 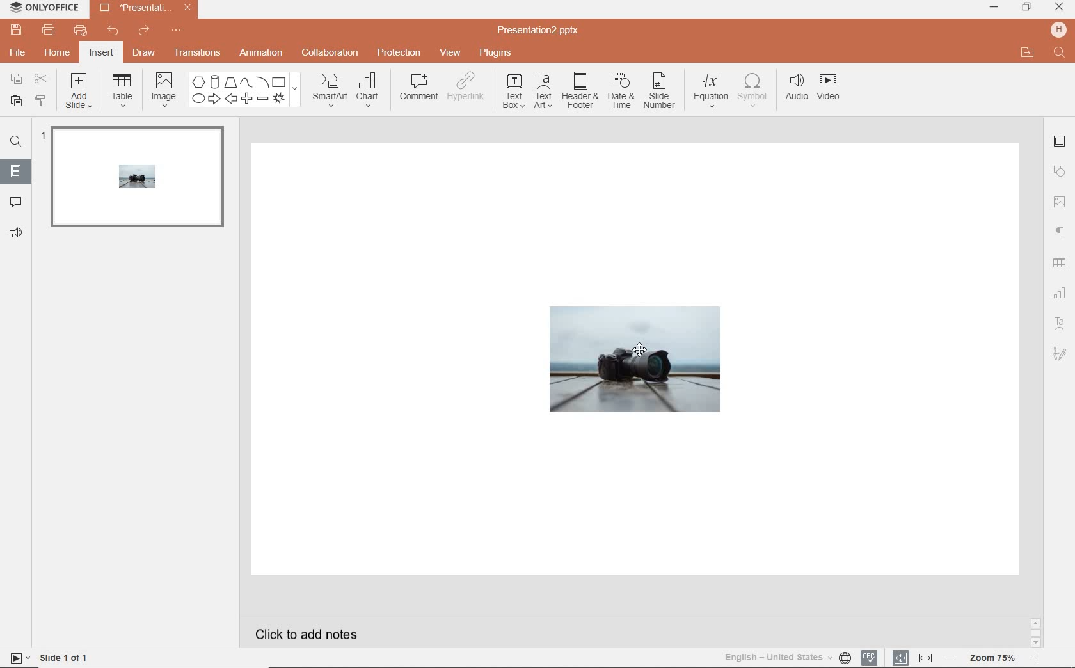 What do you see at coordinates (828, 89) in the screenshot?
I see `videos` at bounding box center [828, 89].